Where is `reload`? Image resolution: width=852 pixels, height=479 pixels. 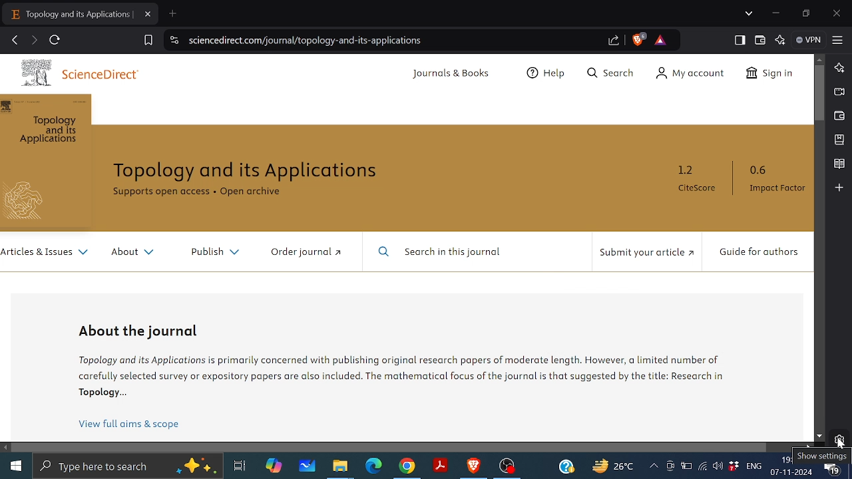 reload is located at coordinates (54, 39).